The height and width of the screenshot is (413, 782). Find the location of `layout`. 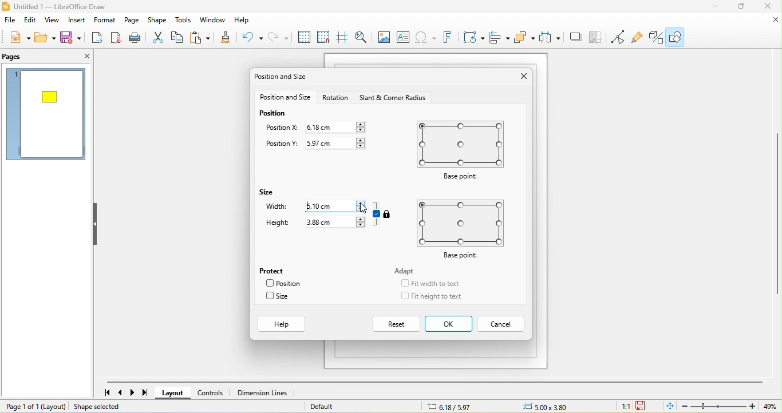

layout is located at coordinates (175, 394).